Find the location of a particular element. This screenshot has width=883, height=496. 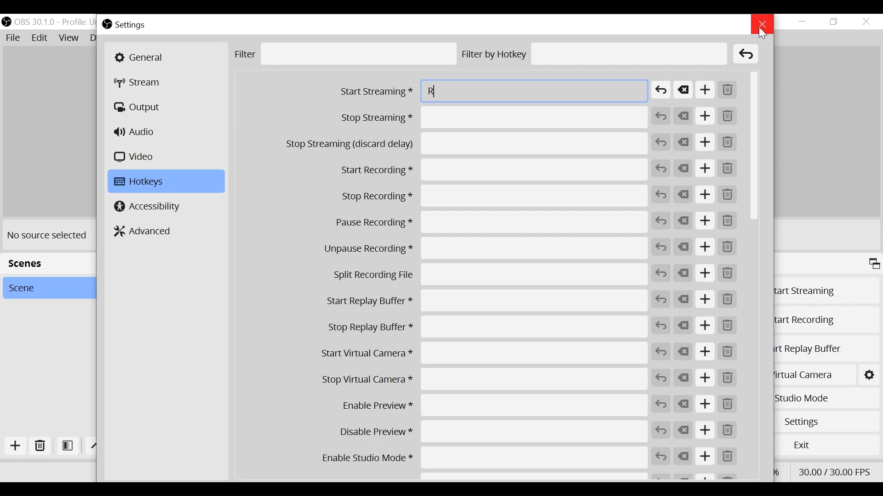

Start Virtual Camera is located at coordinates (814, 374).